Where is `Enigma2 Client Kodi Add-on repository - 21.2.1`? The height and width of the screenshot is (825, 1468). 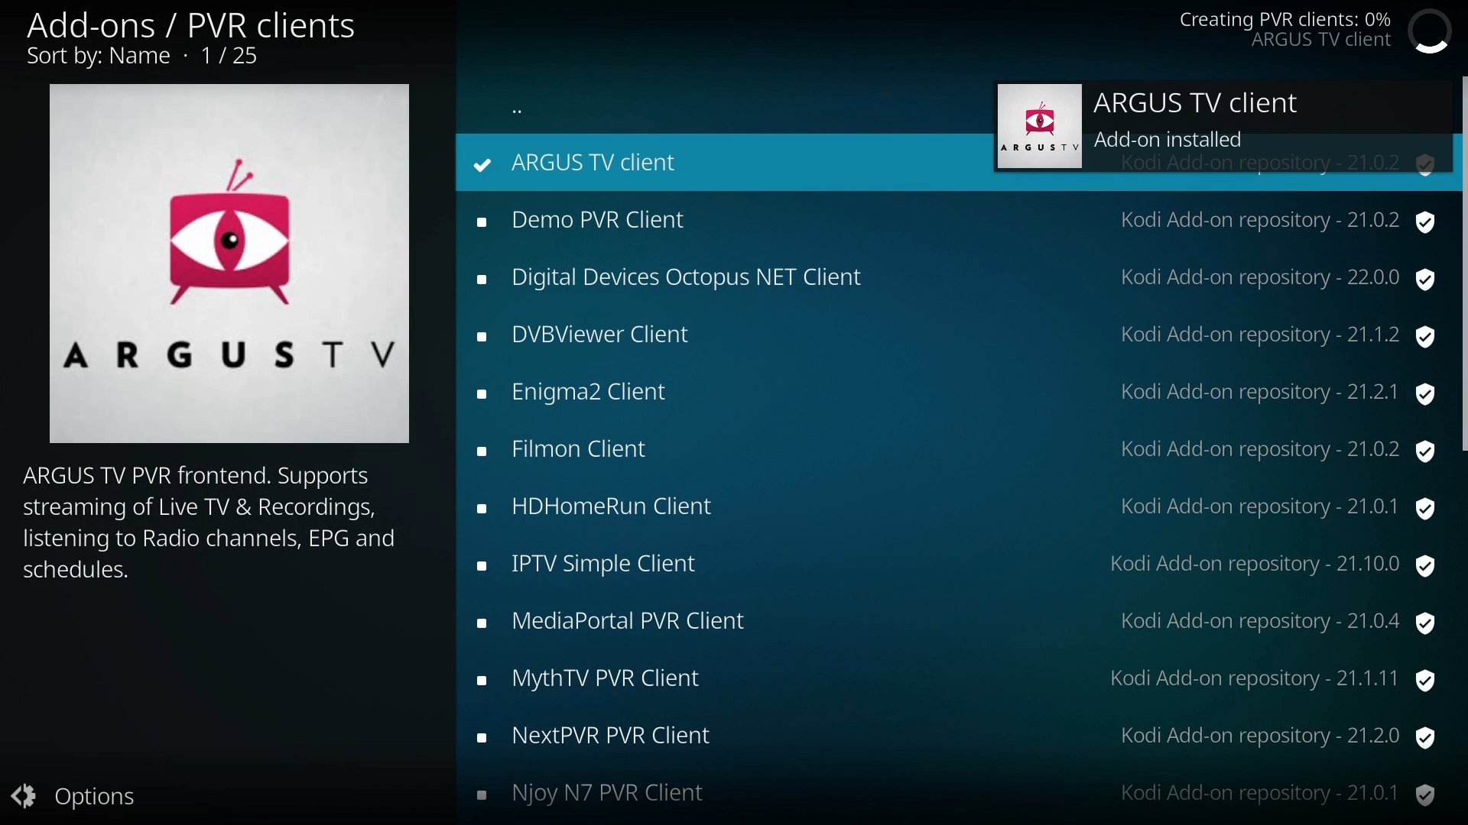
Enigma2 Client Kodi Add-on repository - 21.2.1 is located at coordinates (956, 394).